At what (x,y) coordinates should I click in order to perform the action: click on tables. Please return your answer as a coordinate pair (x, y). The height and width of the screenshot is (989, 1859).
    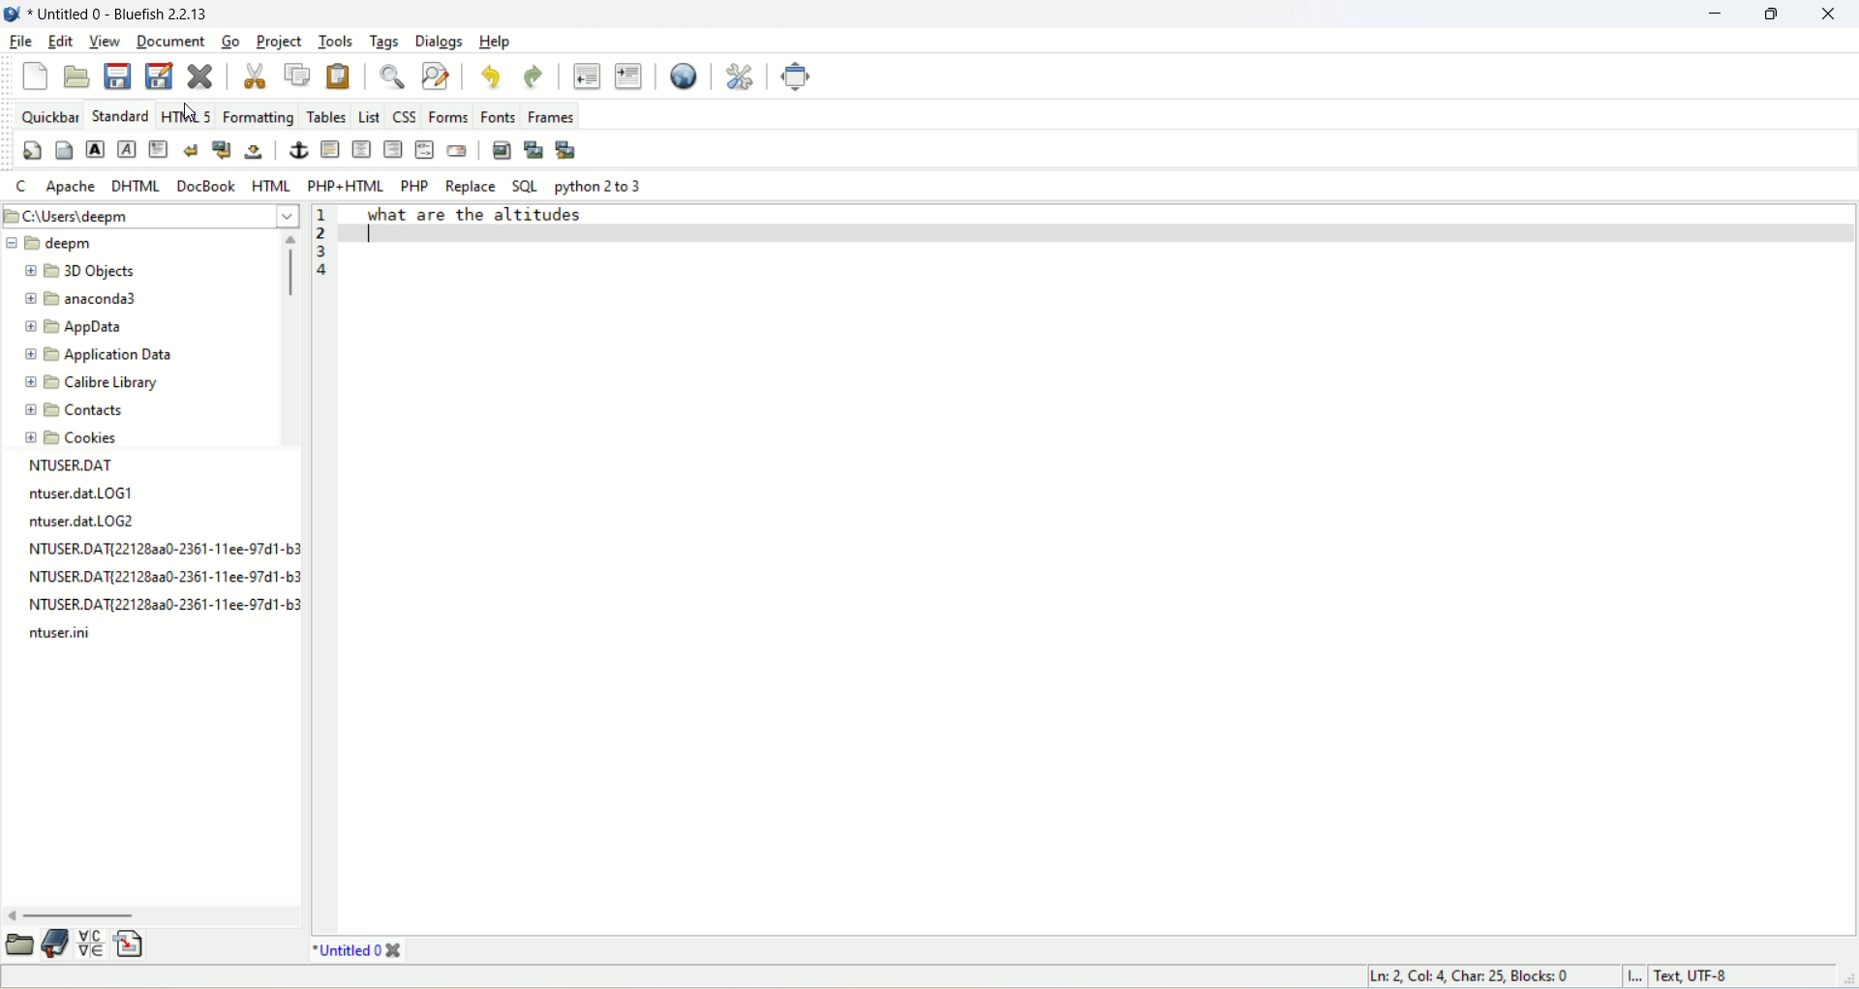
    Looking at the image, I should click on (327, 116).